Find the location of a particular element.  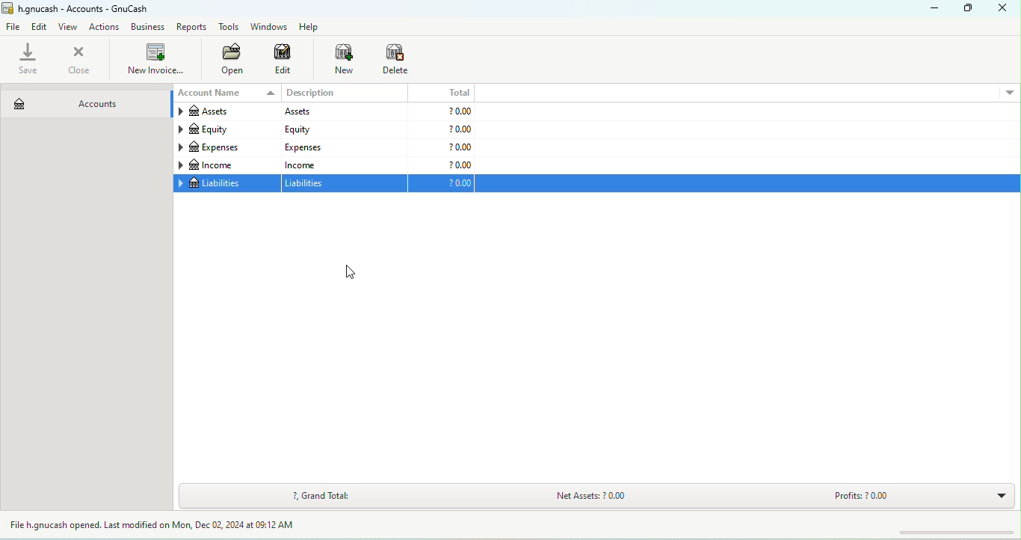

reports is located at coordinates (193, 27).